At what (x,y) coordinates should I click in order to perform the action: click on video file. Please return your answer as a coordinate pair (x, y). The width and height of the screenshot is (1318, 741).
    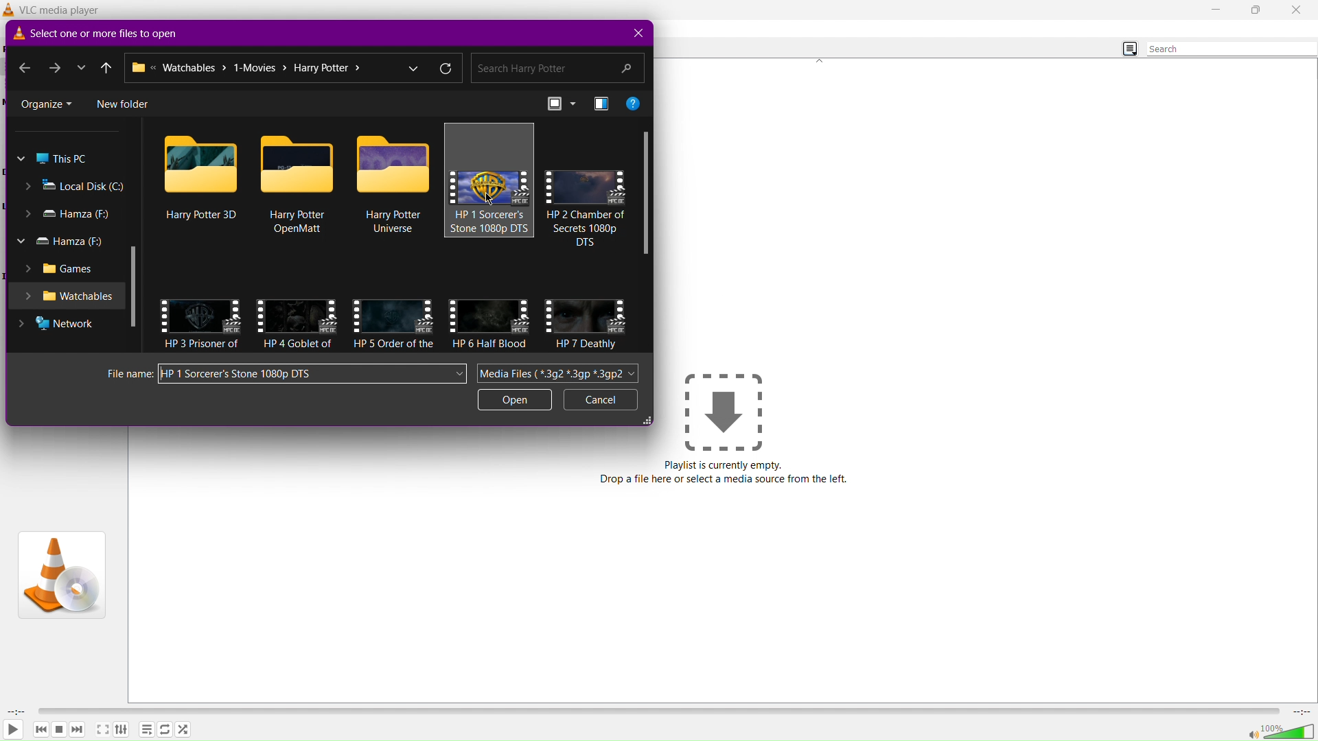
    Looking at the image, I should click on (587, 187).